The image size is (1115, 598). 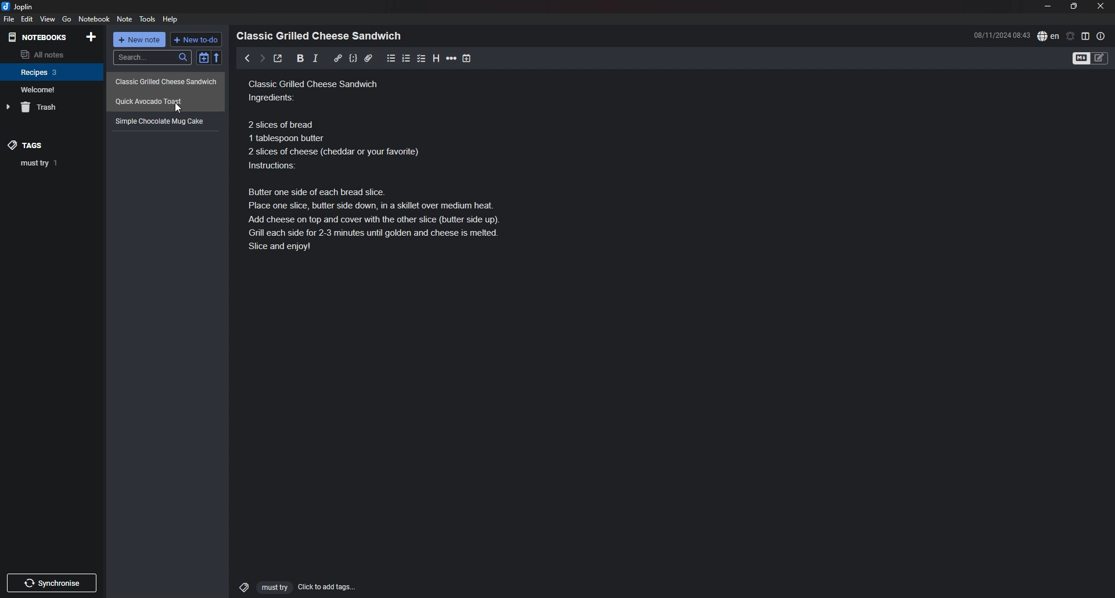 What do you see at coordinates (162, 121) in the screenshot?
I see `Simple chocolate mug cake` at bounding box center [162, 121].